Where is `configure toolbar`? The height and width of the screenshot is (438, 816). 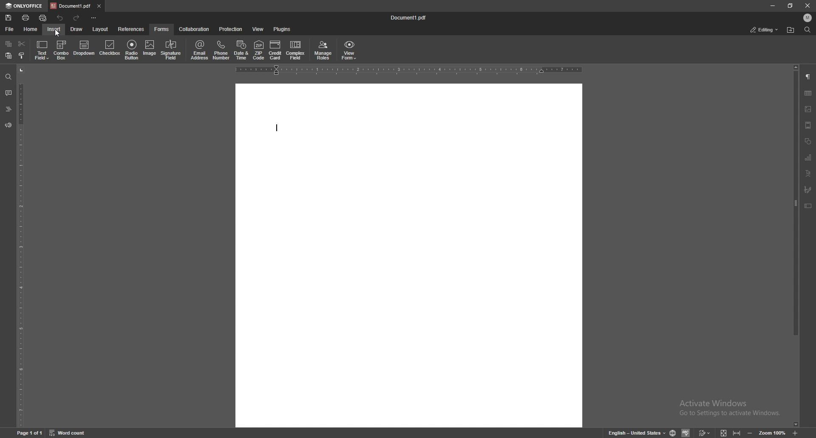 configure toolbar is located at coordinates (94, 18).